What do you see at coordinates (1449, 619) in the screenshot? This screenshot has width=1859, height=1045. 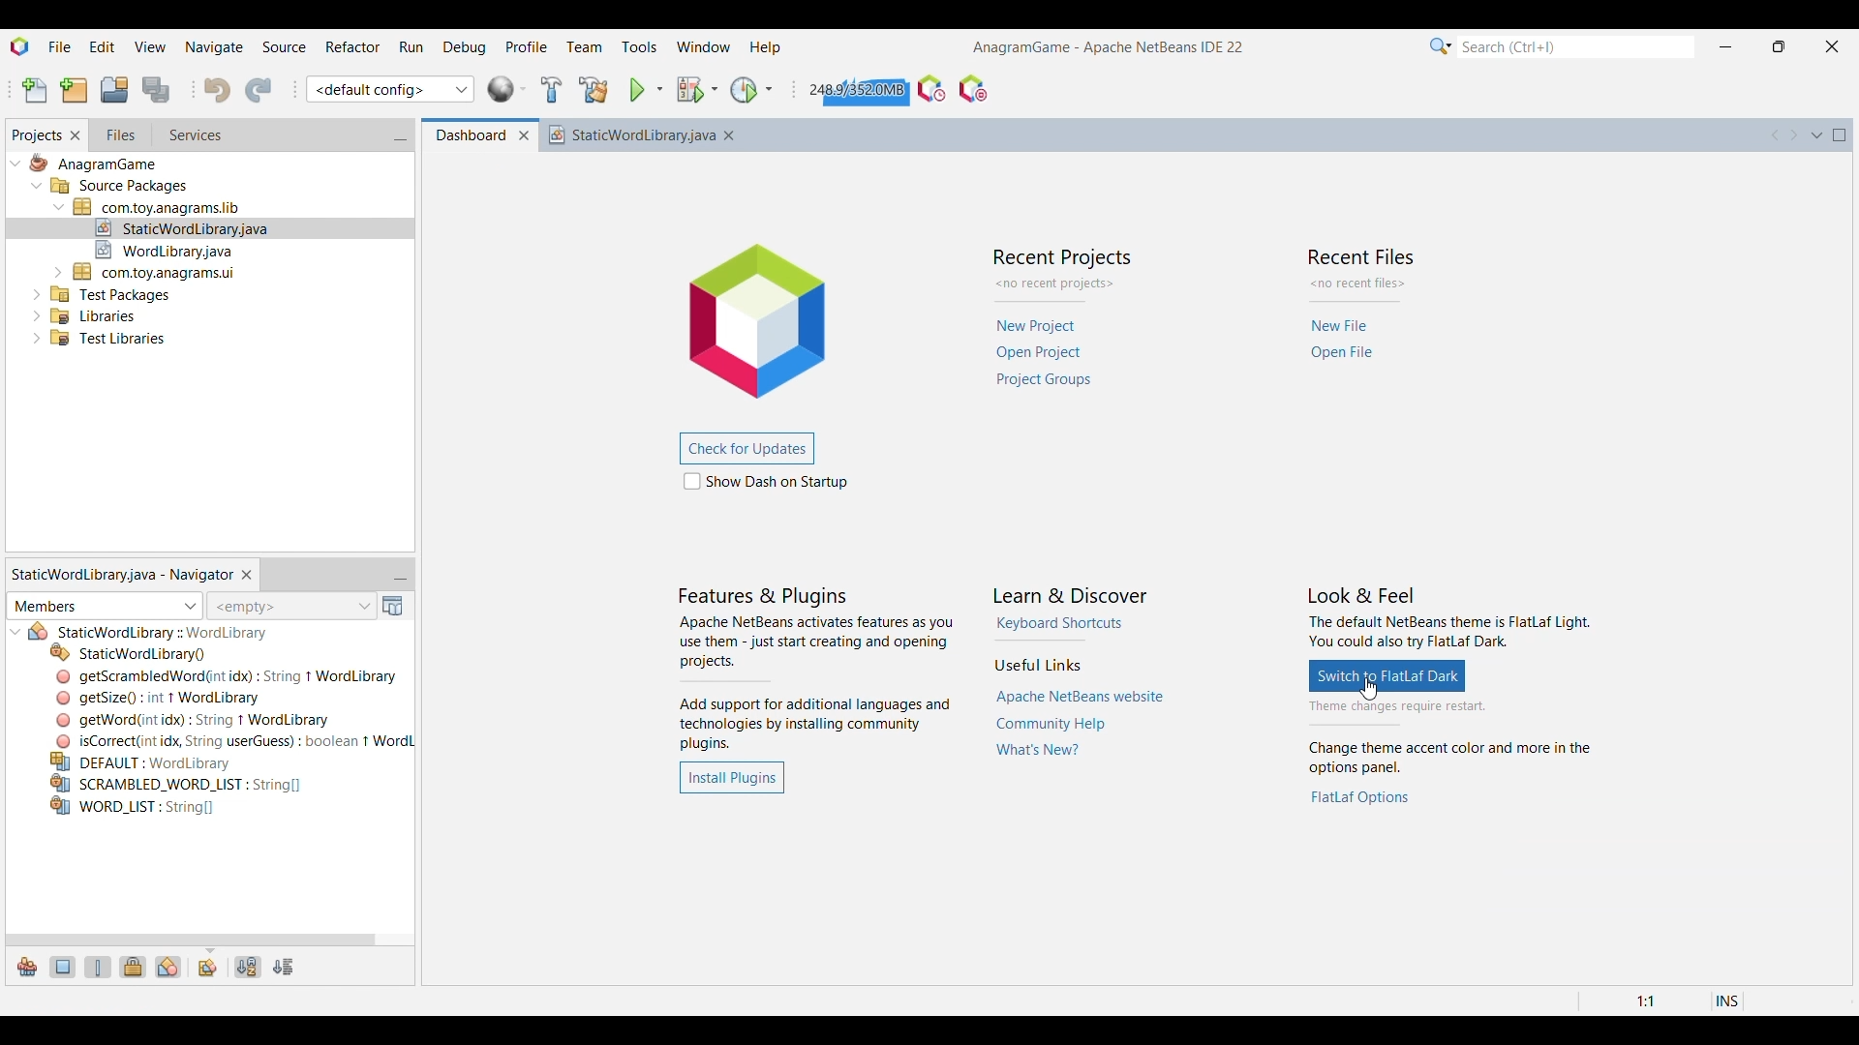 I see `Title and description of look and feel` at bounding box center [1449, 619].